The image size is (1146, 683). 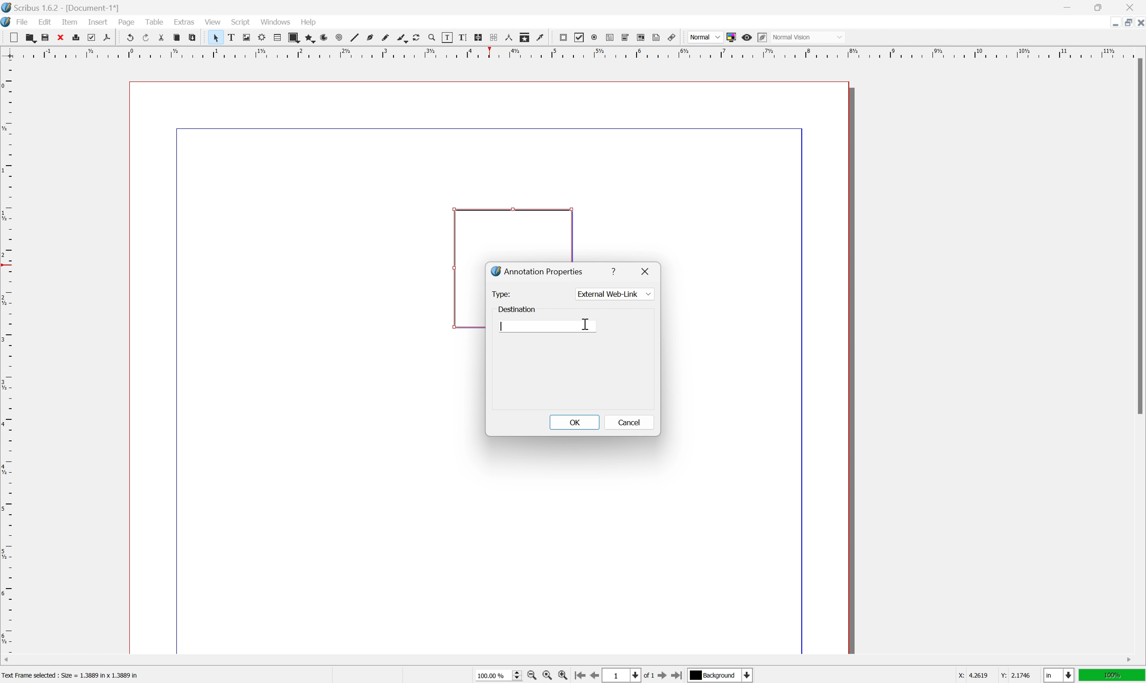 What do you see at coordinates (625, 37) in the screenshot?
I see `pdf combo box` at bounding box center [625, 37].